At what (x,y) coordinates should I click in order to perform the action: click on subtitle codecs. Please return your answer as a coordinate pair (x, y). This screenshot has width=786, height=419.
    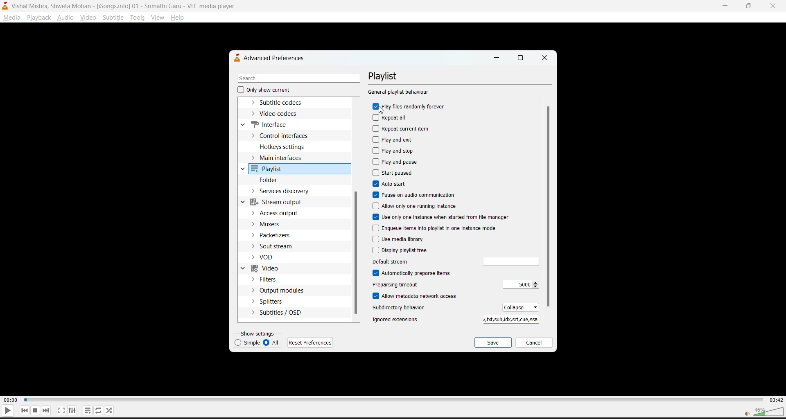
    Looking at the image, I should click on (282, 103).